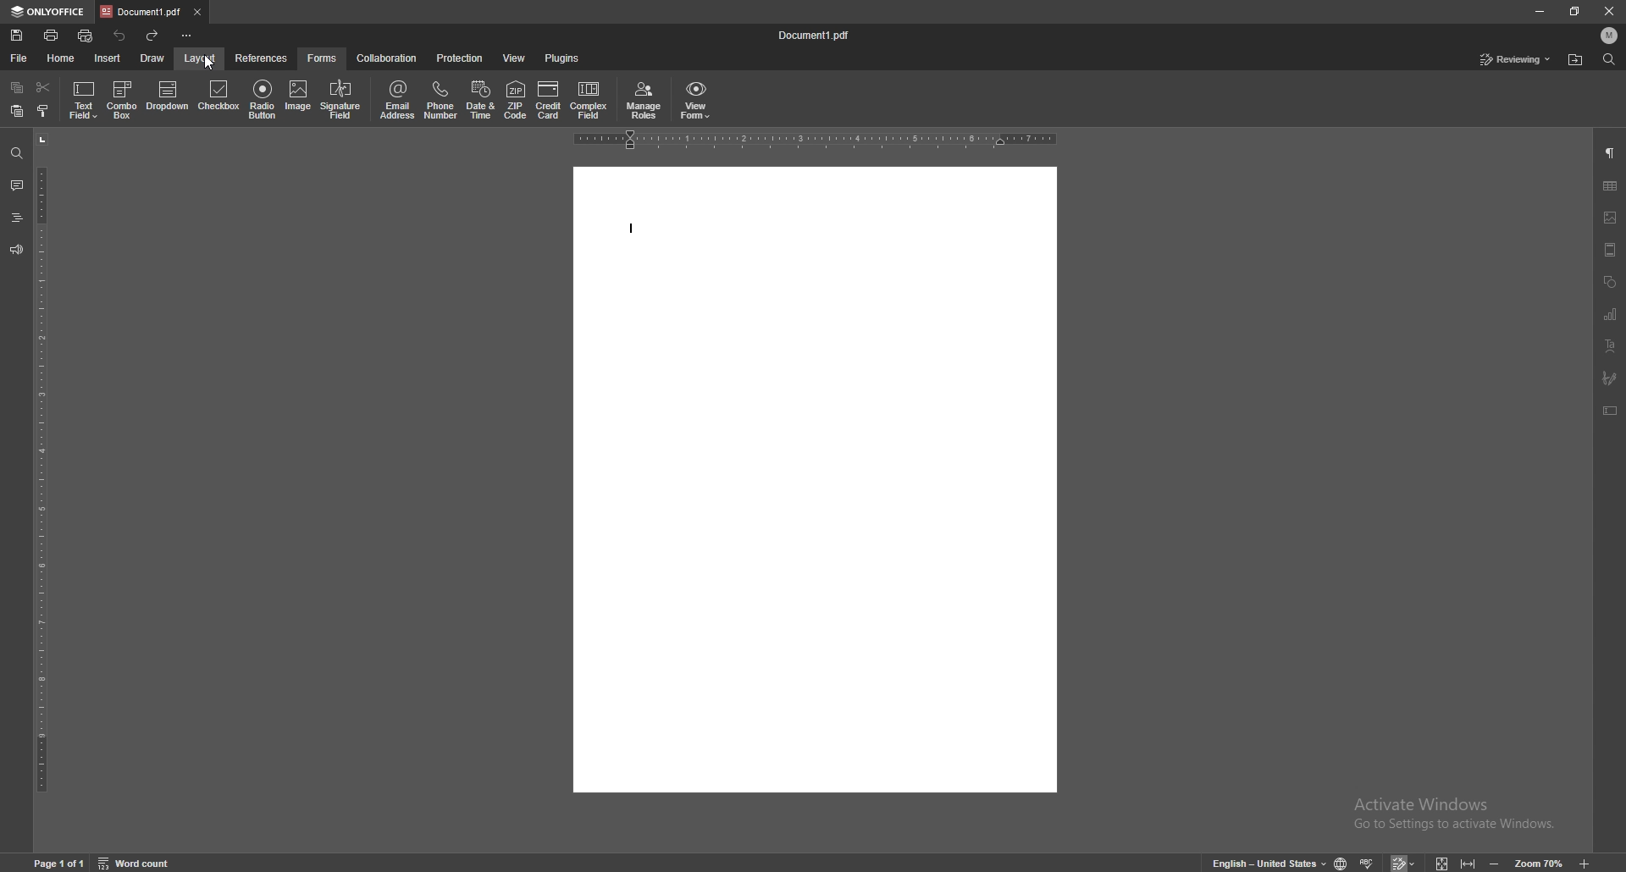 The height and width of the screenshot is (872, 1626). I want to click on image, so click(299, 97).